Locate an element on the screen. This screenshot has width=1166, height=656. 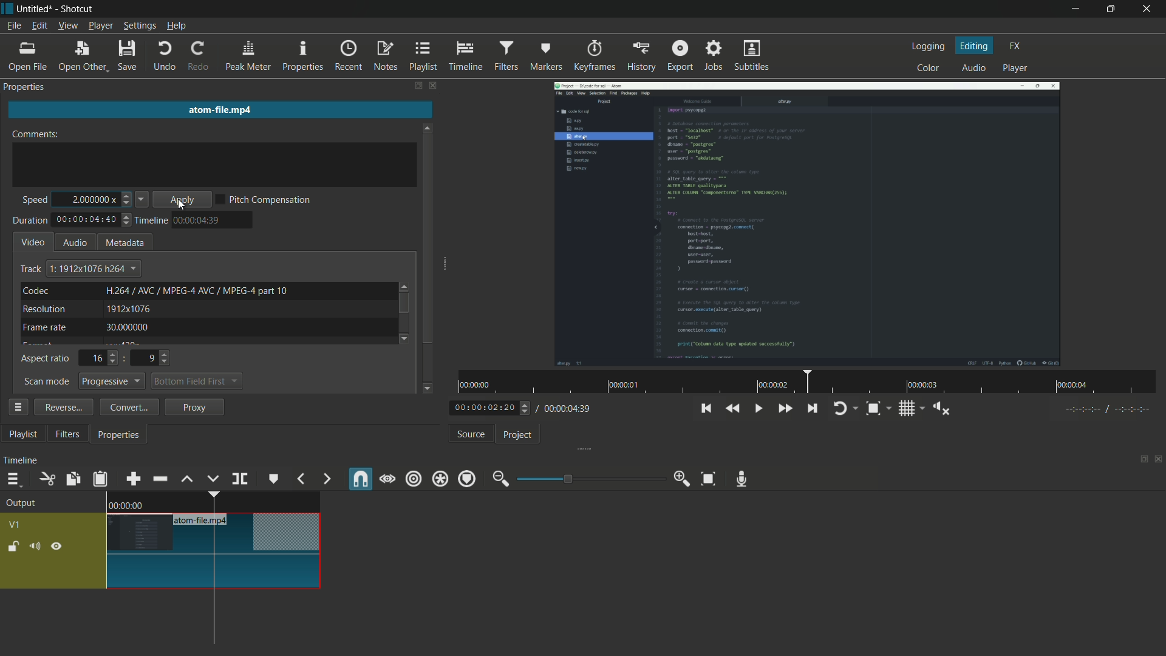
hide is located at coordinates (58, 545).